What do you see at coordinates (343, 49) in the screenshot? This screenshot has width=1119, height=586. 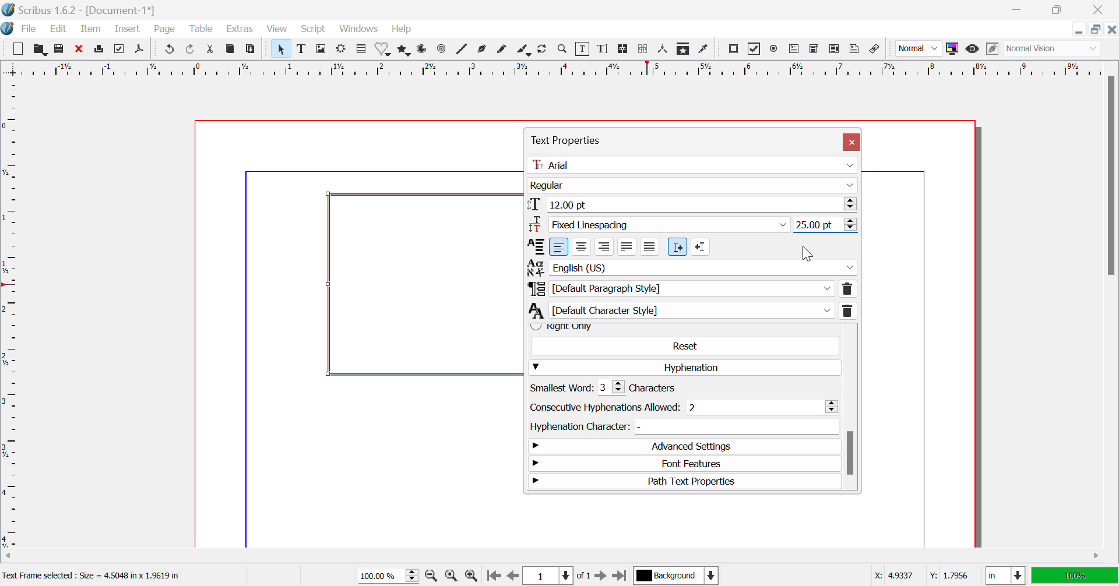 I see `Render Frame` at bounding box center [343, 49].